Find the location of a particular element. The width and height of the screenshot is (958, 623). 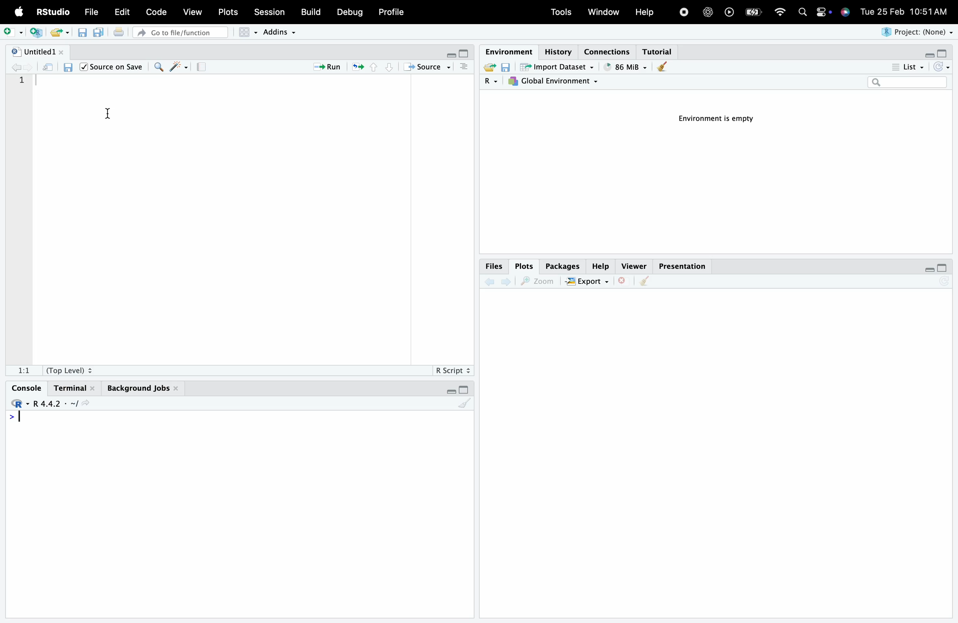

search is located at coordinates (805, 13).